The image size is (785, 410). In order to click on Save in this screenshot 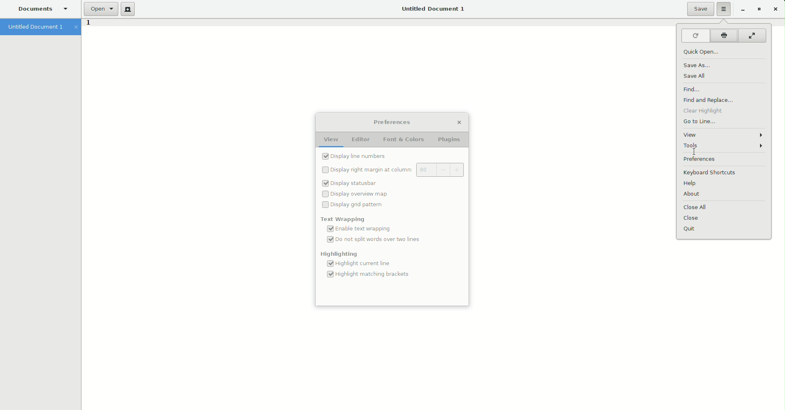, I will do `click(700, 9)`.